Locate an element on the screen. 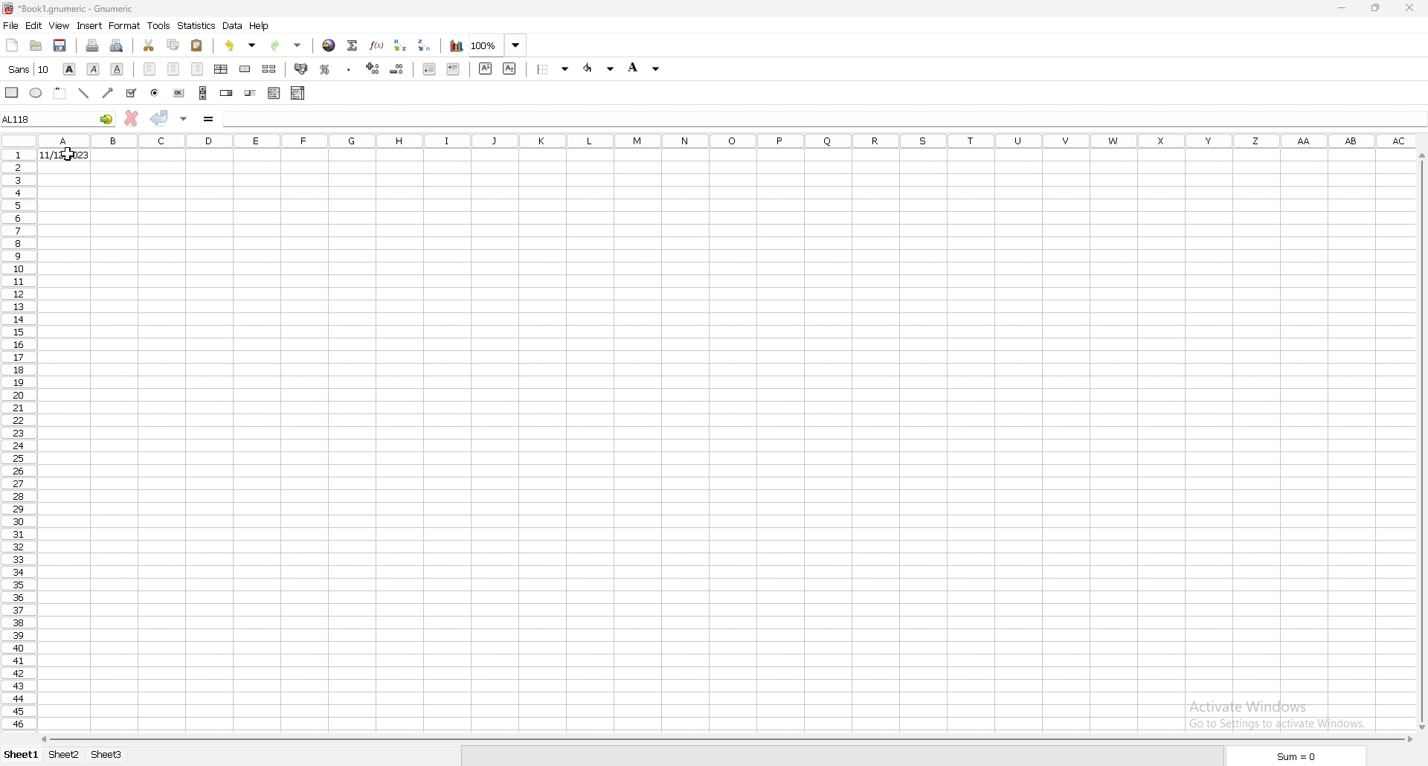 The image size is (1428, 766). decrease indent is located at coordinates (430, 68).